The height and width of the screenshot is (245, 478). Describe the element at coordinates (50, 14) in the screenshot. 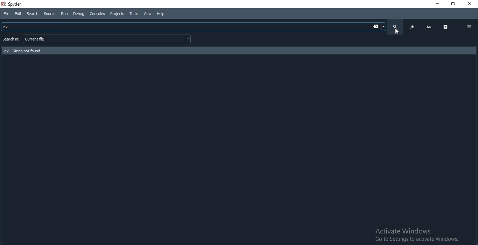

I see `Source` at that location.